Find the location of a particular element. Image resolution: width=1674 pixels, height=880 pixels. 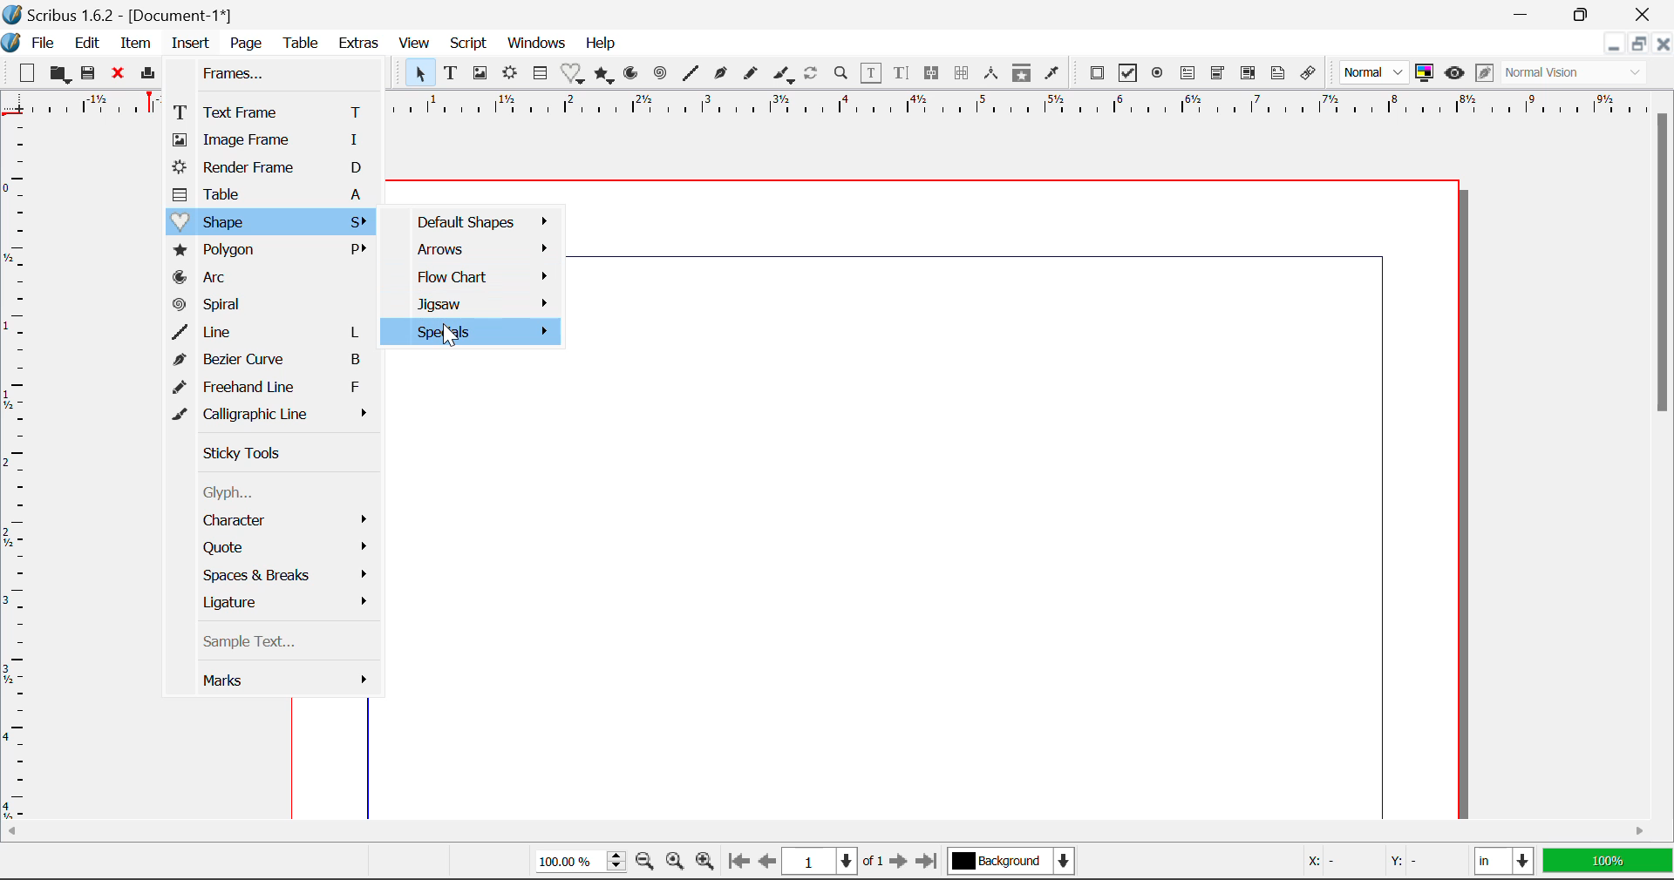

in is located at coordinates (1503, 862).